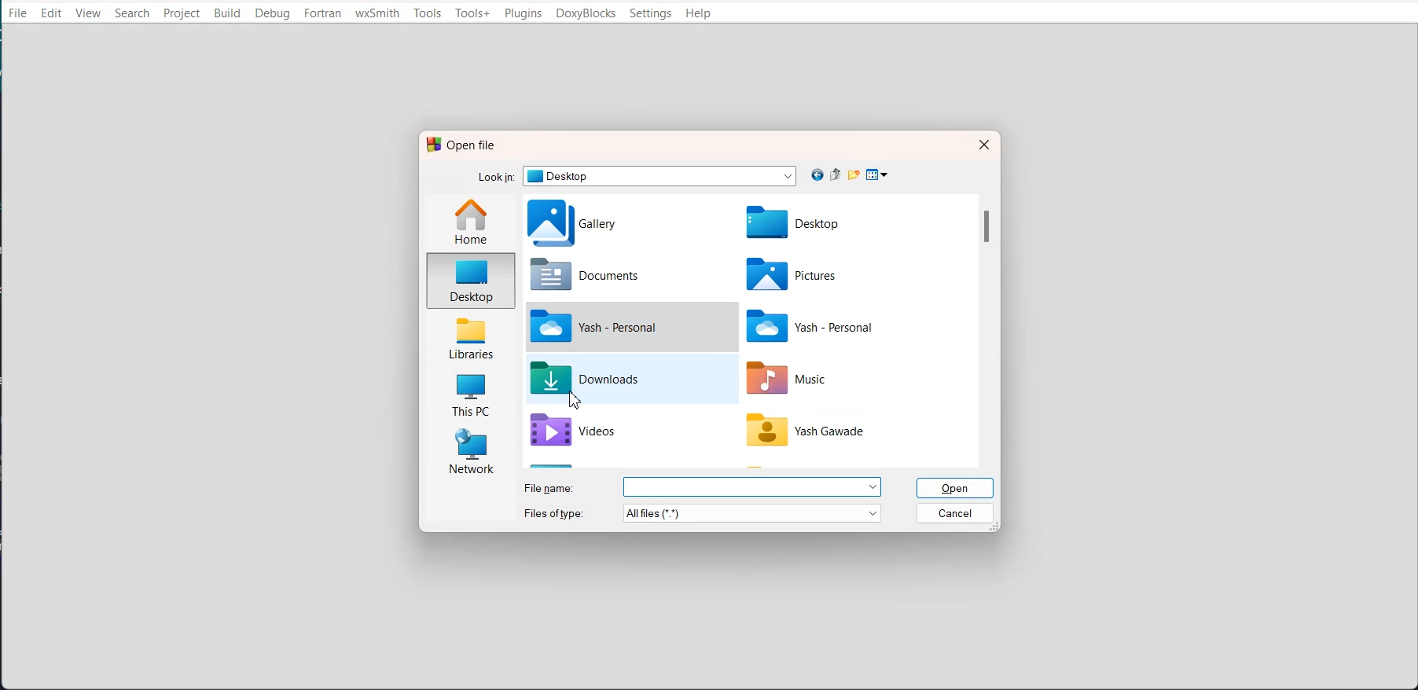 The width and height of the screenshot is (1418, 690). What do you see at coordinates (650, 13) in the screenshot?
I see `Settings` at bounding box center [650, 13].